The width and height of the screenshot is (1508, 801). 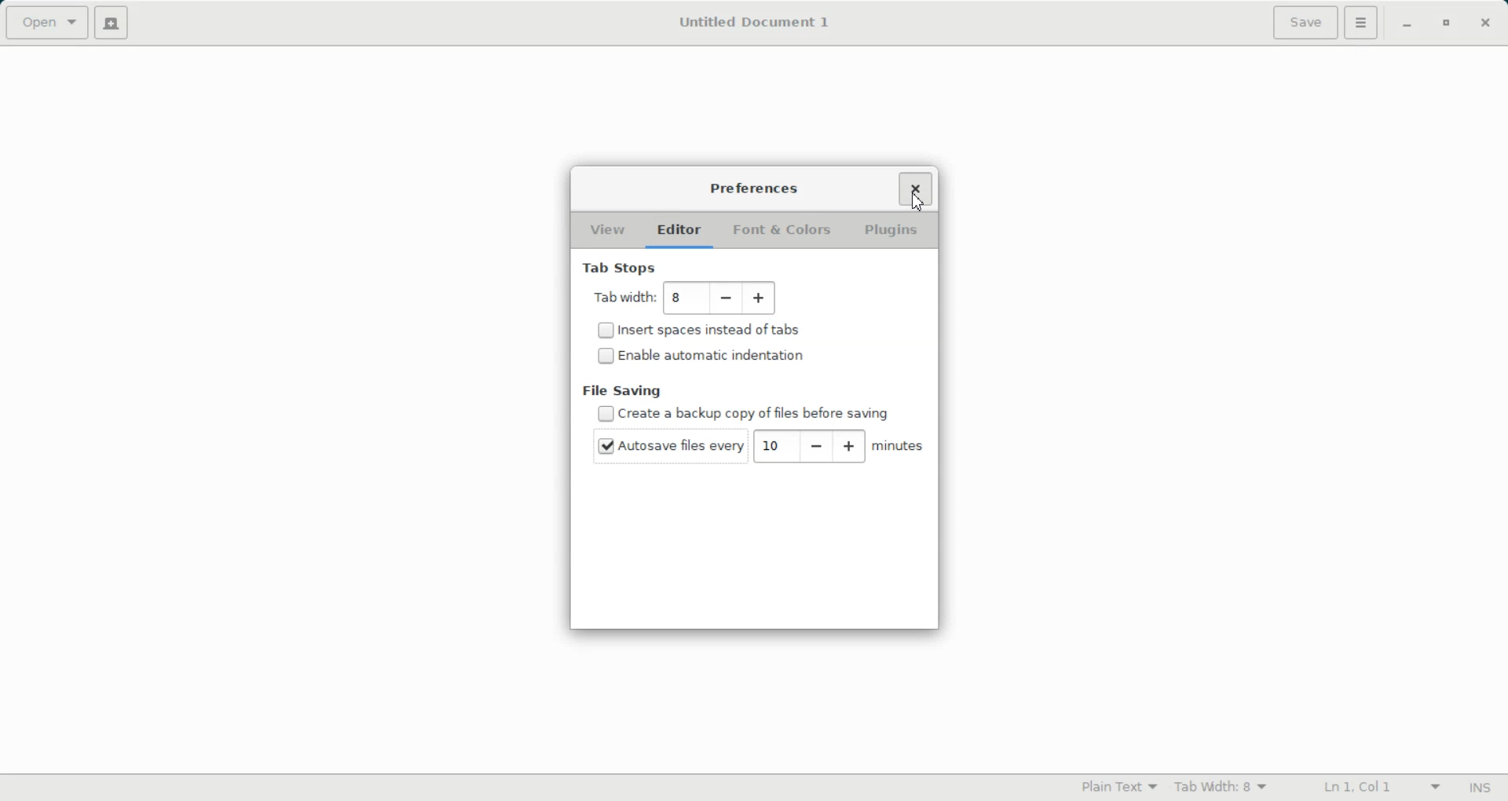 I want to click on Editor , so click(x=676, y=232).